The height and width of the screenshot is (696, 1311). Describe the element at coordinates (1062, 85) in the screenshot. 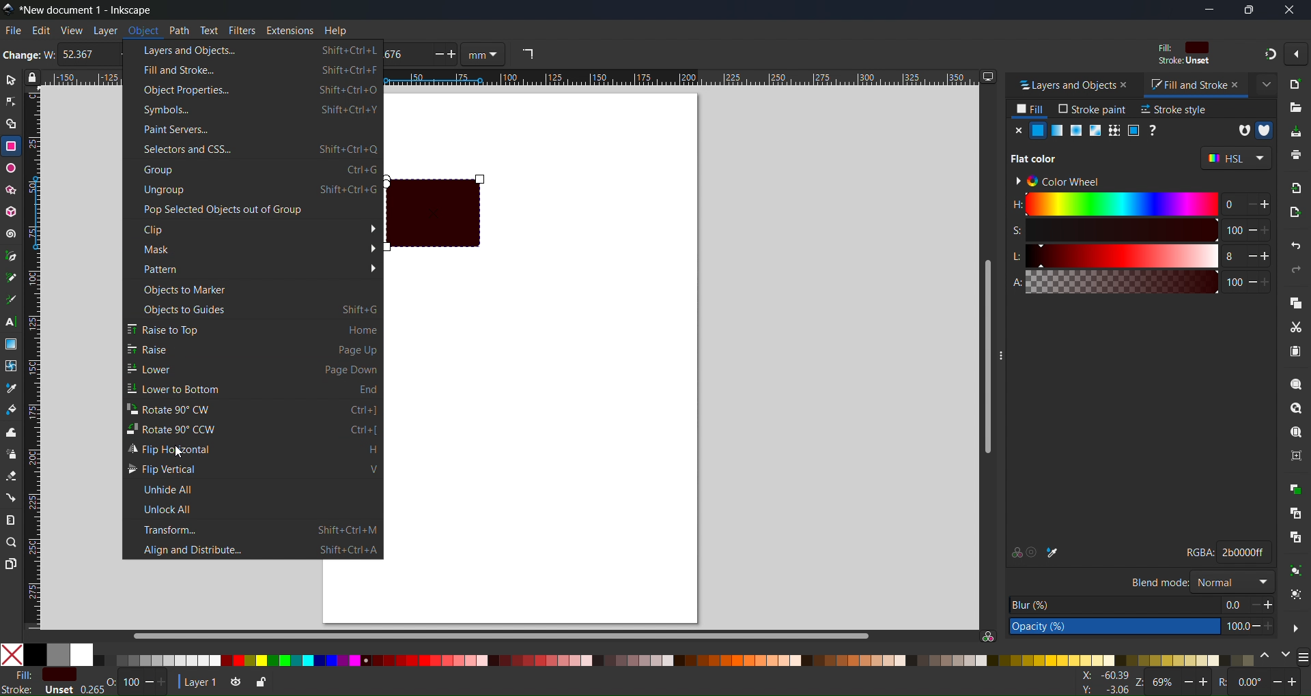

I see `Layers and Objects` at that location.